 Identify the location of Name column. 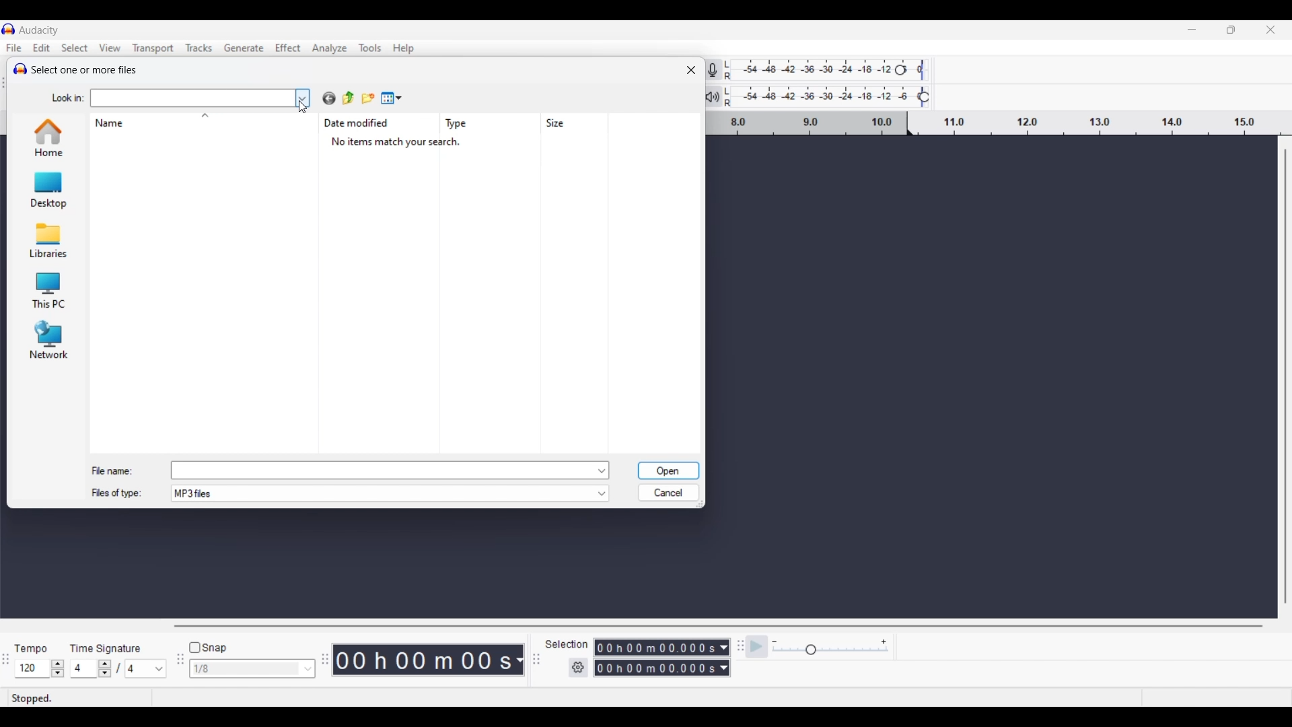
(112, 123).